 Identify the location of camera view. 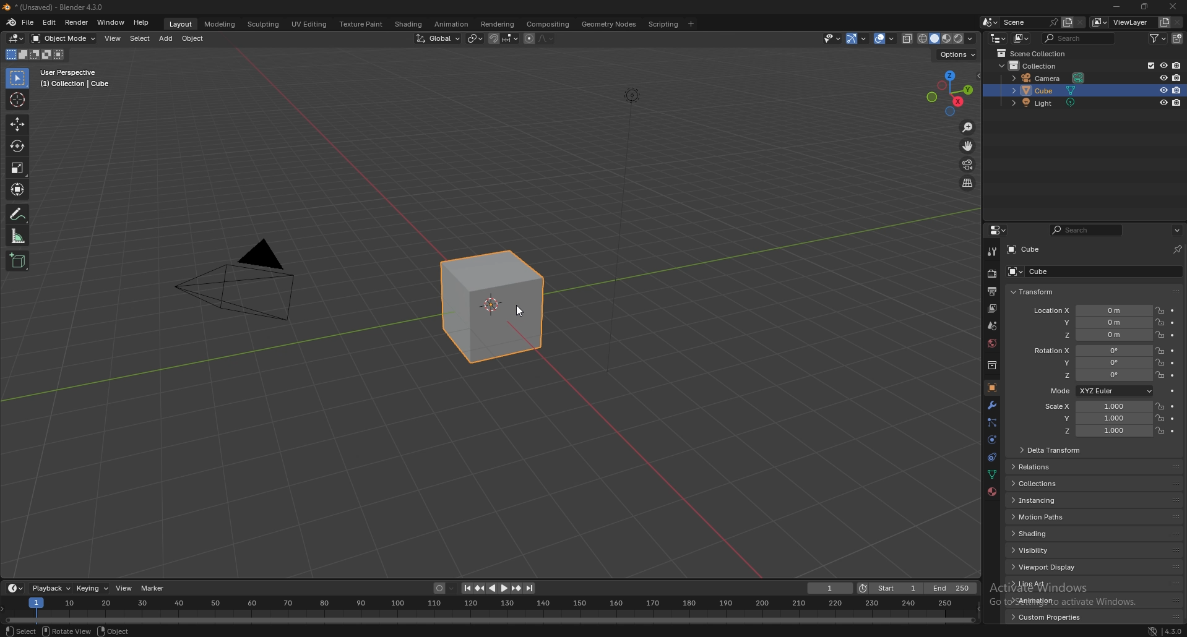
(969, 165).